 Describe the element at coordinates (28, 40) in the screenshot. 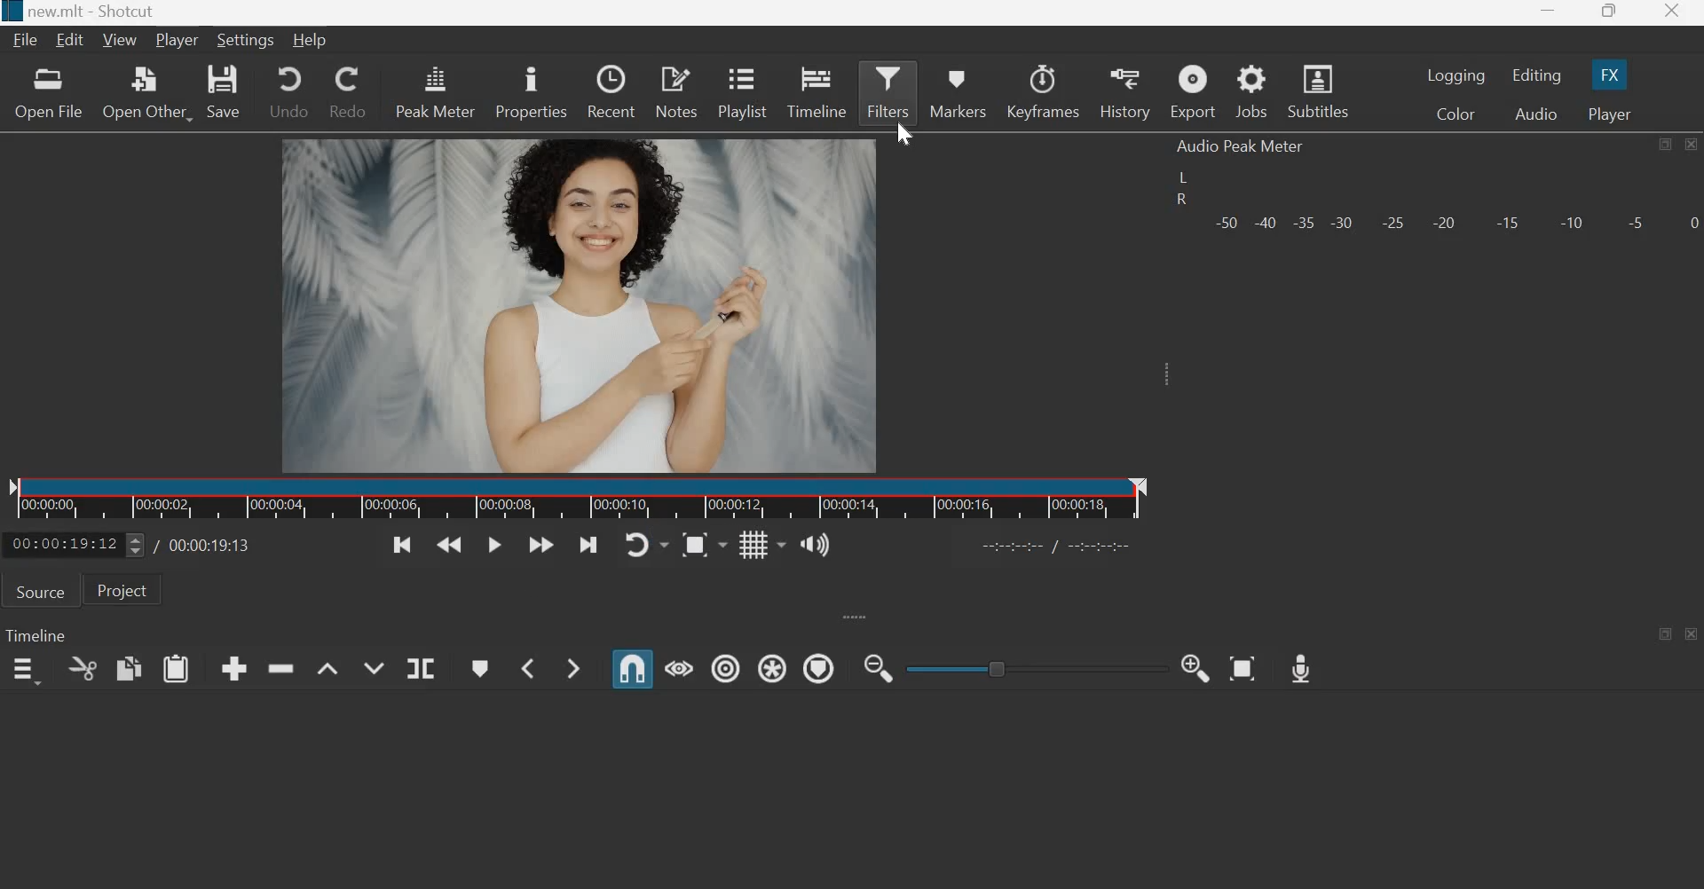

I see `File` at that location.